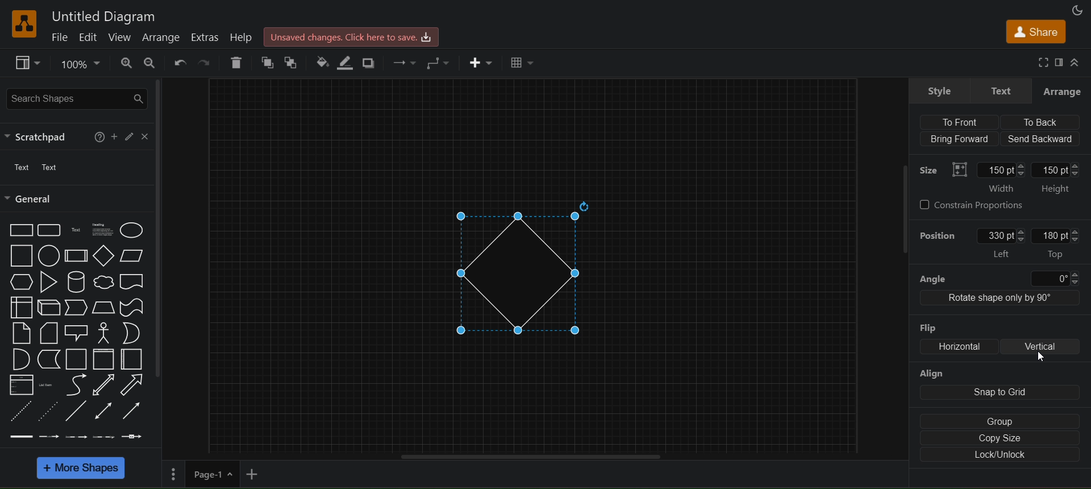  I want to click on parallelogram, so click(130, 256).